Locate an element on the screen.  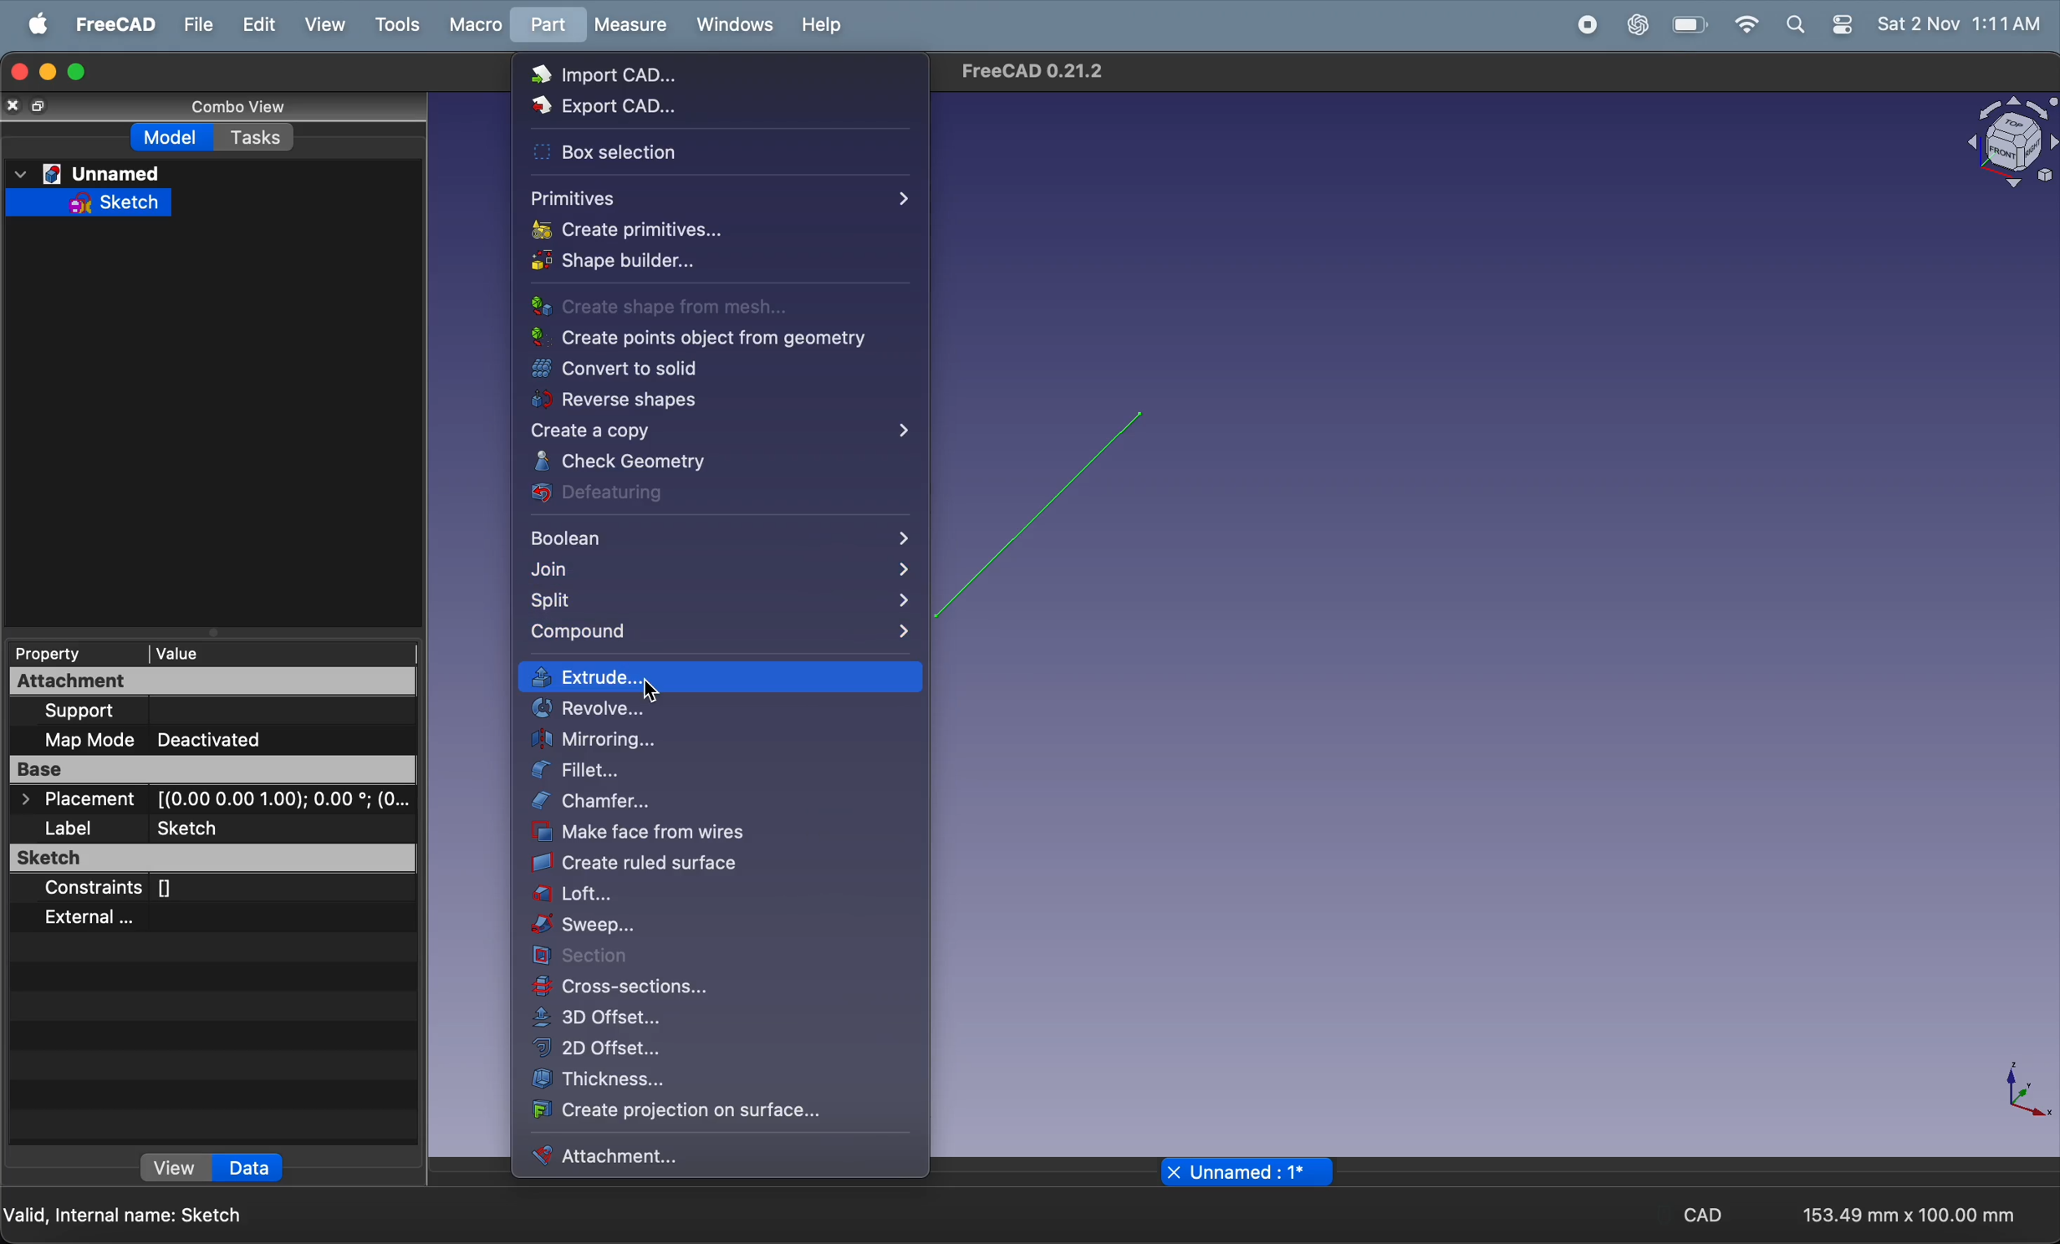
attachment is located at coordinates (214, 682).